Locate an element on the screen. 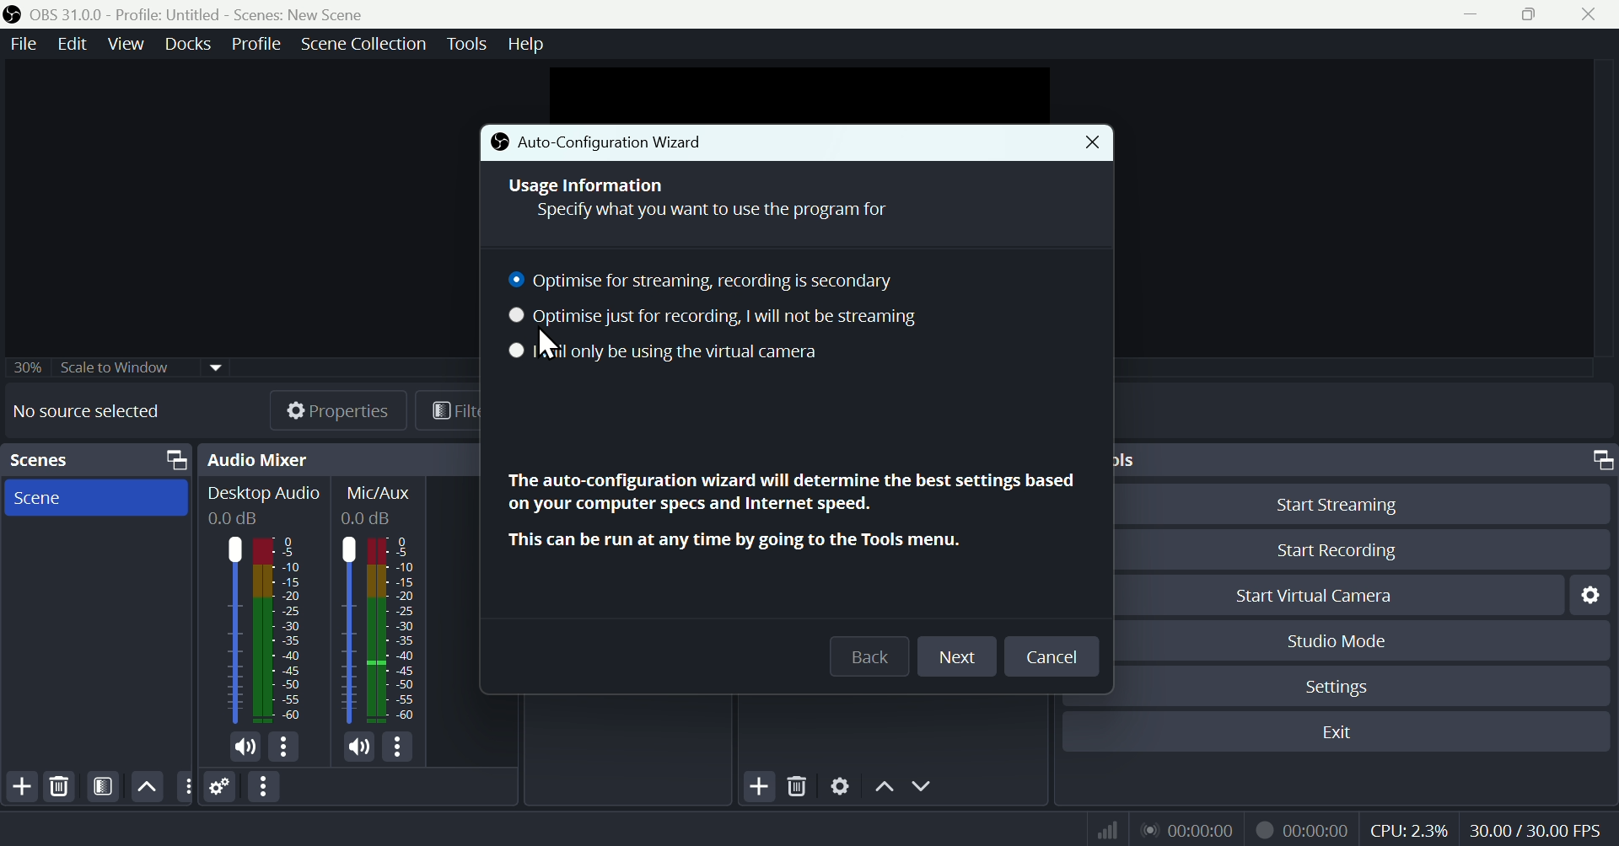  screen resize is located at coordinates (1598, 460).